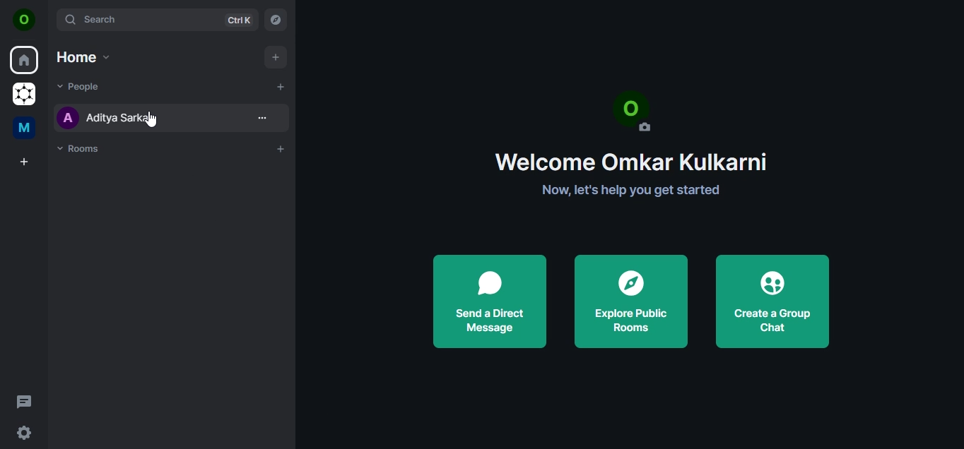  What do you see at coordinates (25, 59) in the screenshot?
I see `home` at bounding box center [25, 59].